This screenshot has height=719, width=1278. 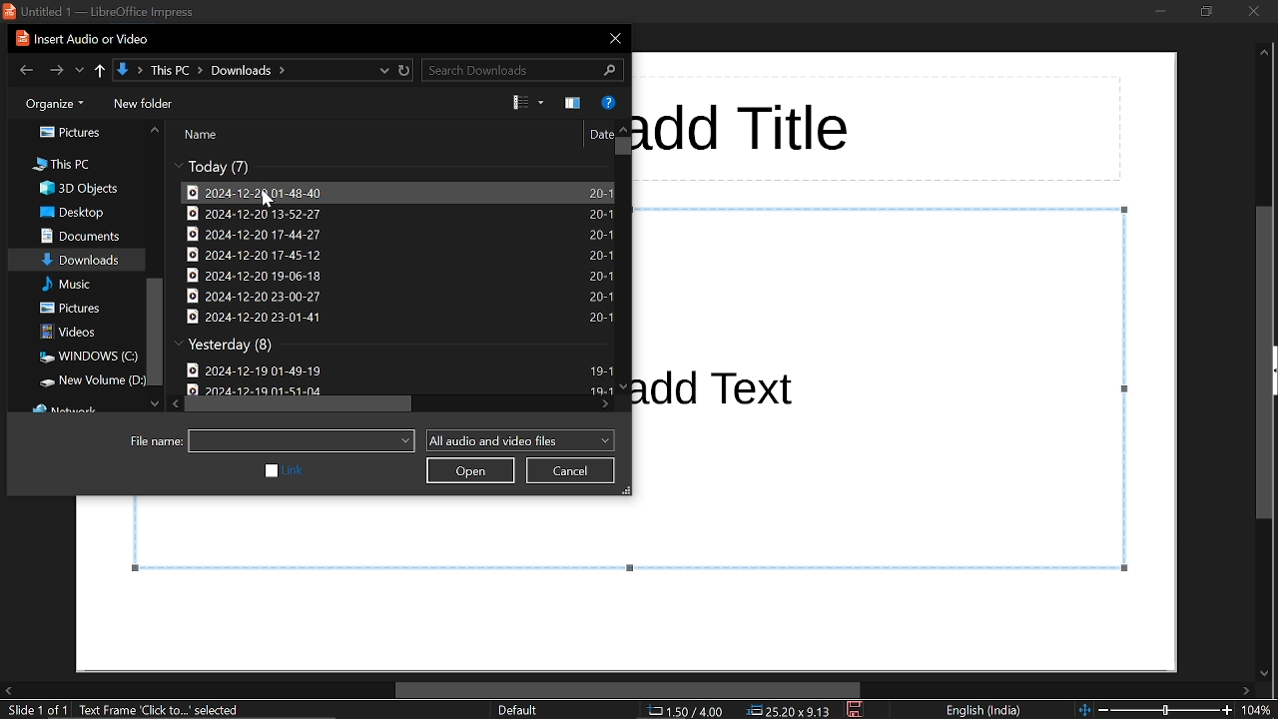 What do you see at coordinates (154, 441) in the screenshot?
I see `file name` at bounding box center [154, 441].